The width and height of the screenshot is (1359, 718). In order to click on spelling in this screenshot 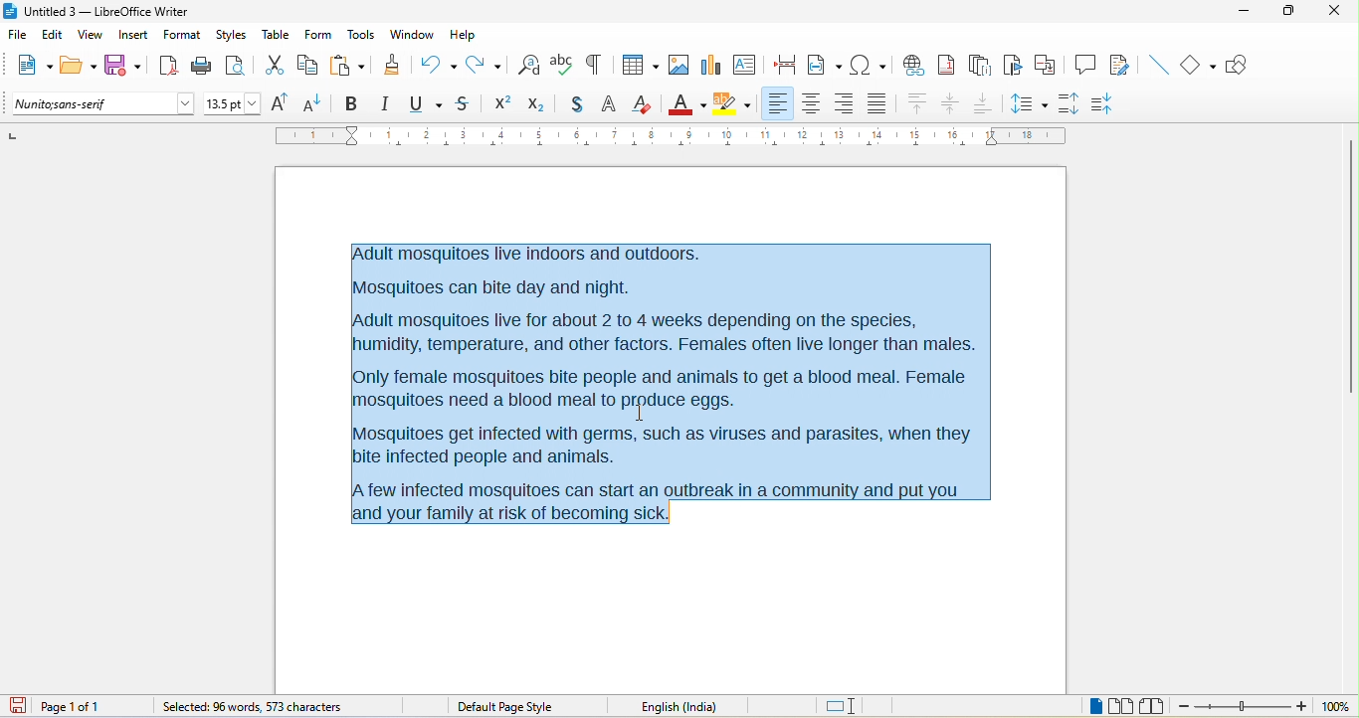, I will do `click(562, 67)`.